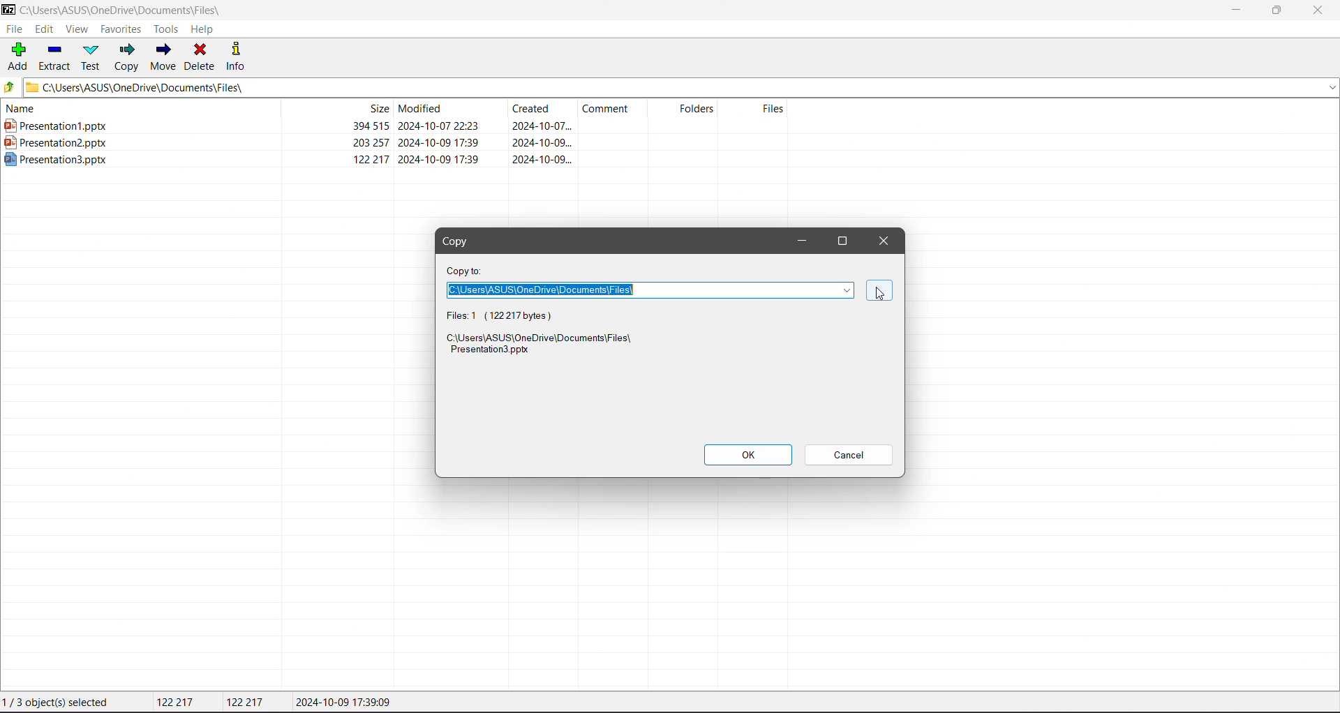 The width and height of the screenshot is (1340, 713). What do you see at coordinates (877, 293) in the screenshot?
I see `cursor` at bounding box center [877, 293].